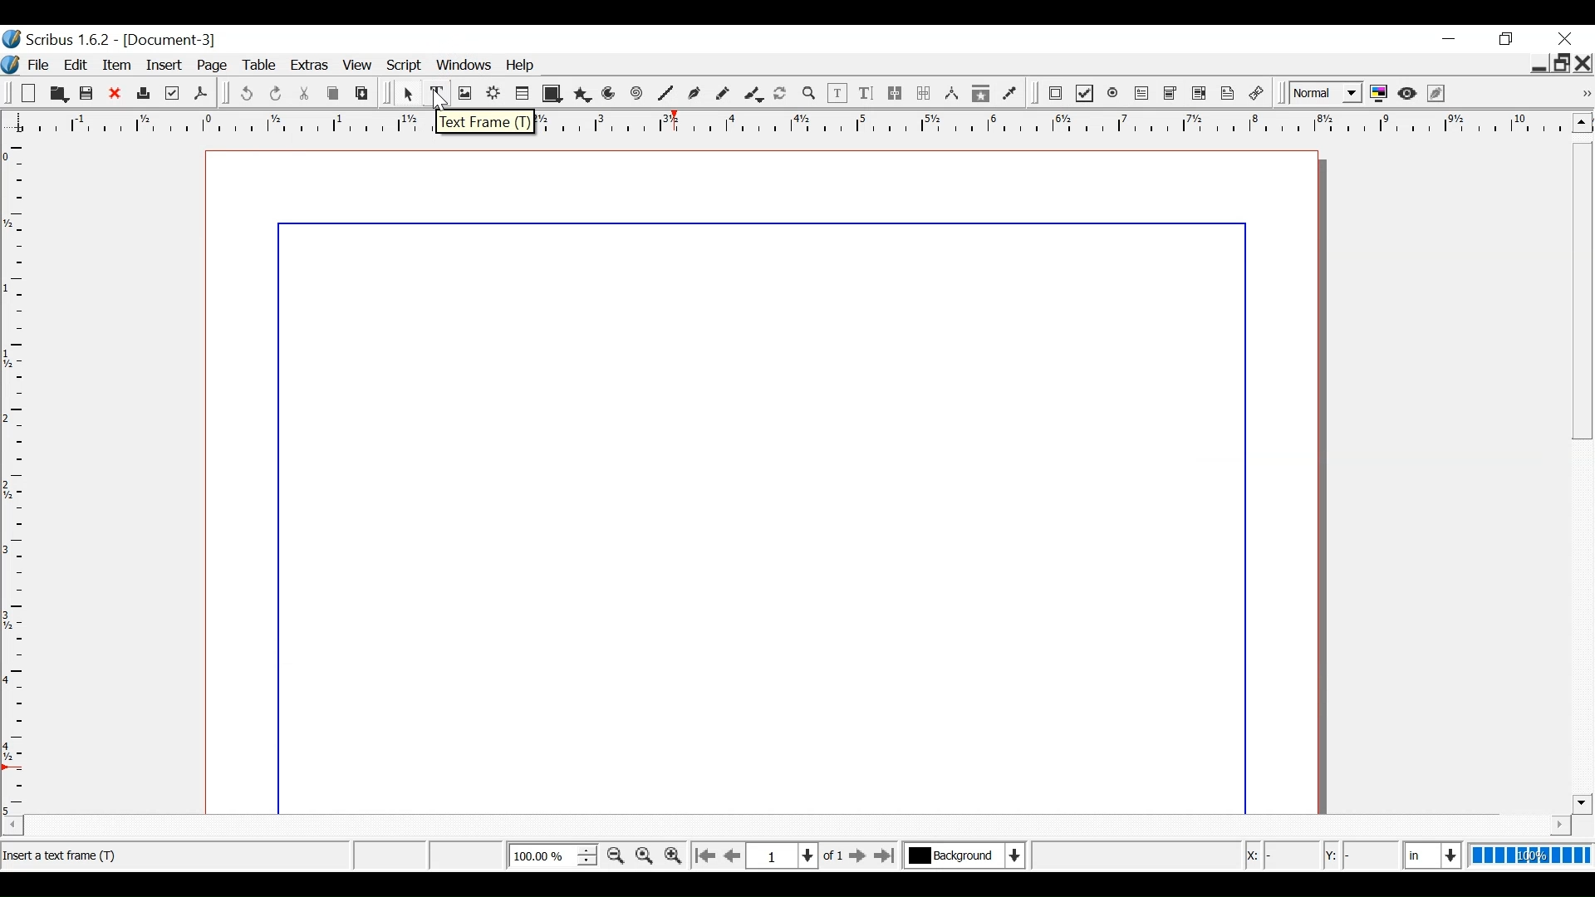 This screenshot has width=1595, height=897. I want to click on Zoom in, so click(675, 855).